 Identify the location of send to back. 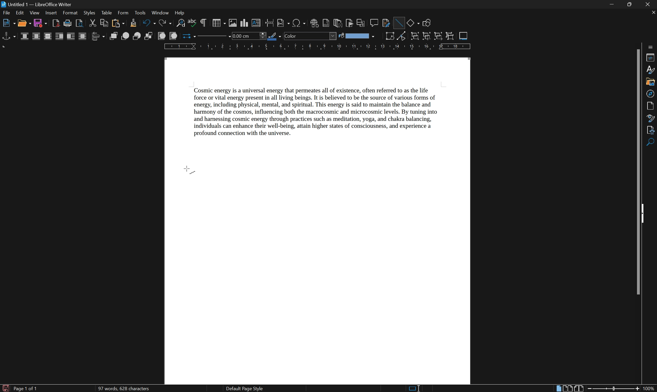
(150, 36).